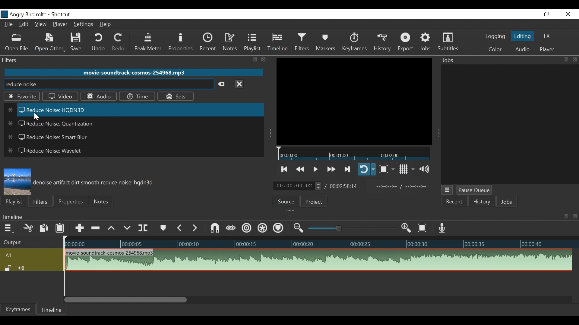 The height and width of the screenshot is (325, 579). Describe the element at coordinates (354, 101) in the screenshot. I see `Media Viewer` at that location.